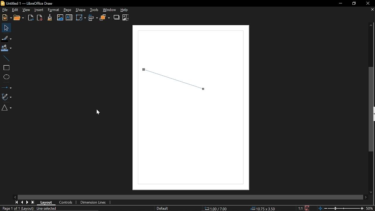  Describe the element at coordinates (94, 10) in the screenshot. I see `Tools` at that location.